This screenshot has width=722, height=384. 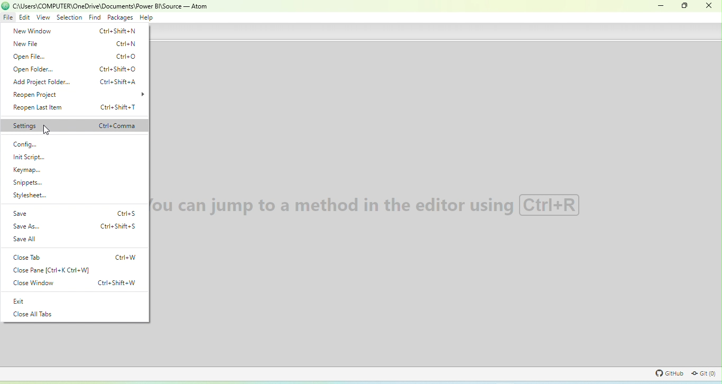 I want to click on maximize or restore, so click(x=684, y=6).